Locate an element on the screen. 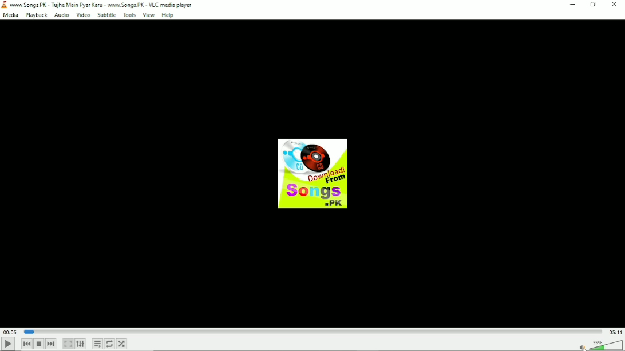 Image resolution: width=625 pixels, height=351 pixels. Playback is located at coordinates (35, 15).